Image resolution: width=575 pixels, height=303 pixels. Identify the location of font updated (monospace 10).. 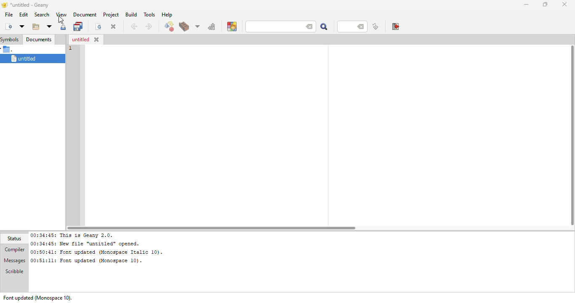
(37, 298).